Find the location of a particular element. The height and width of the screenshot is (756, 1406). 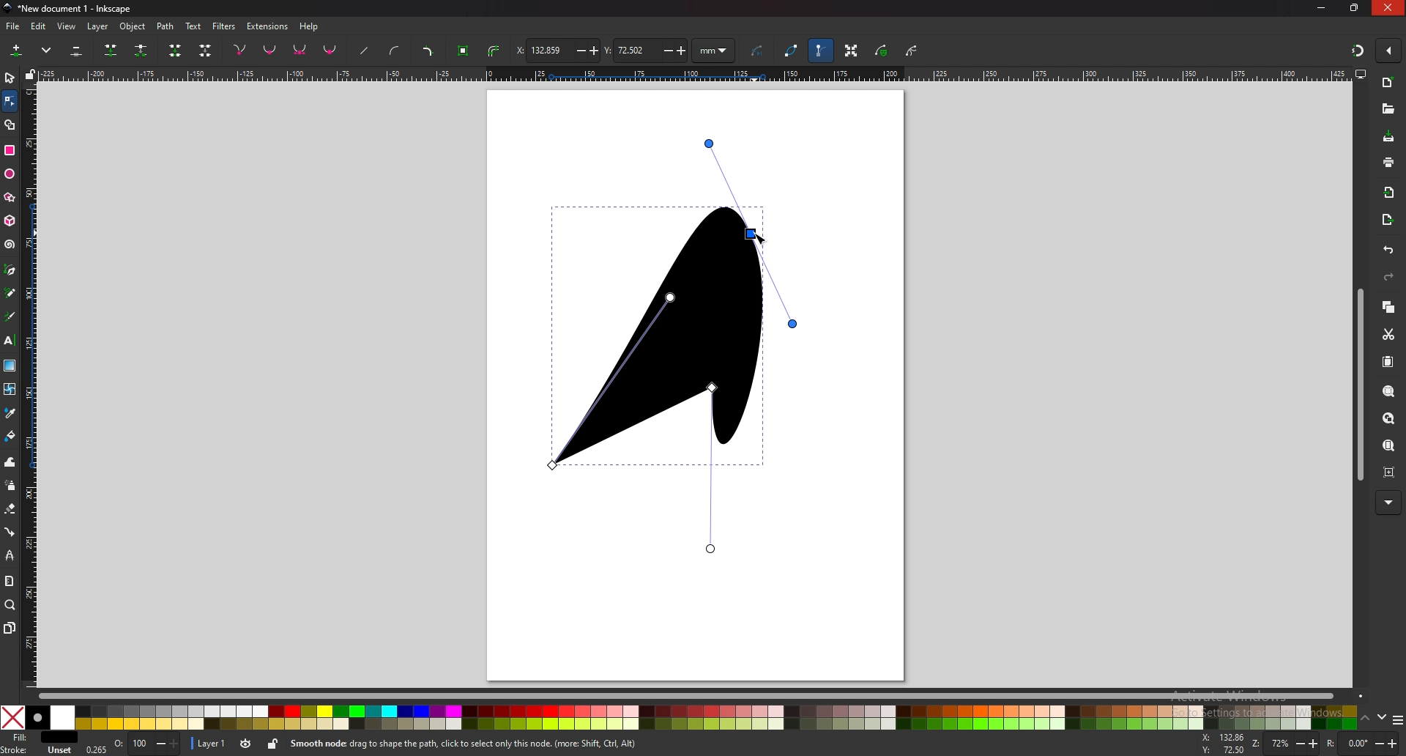

copy is located at coordinates (1388, 307).